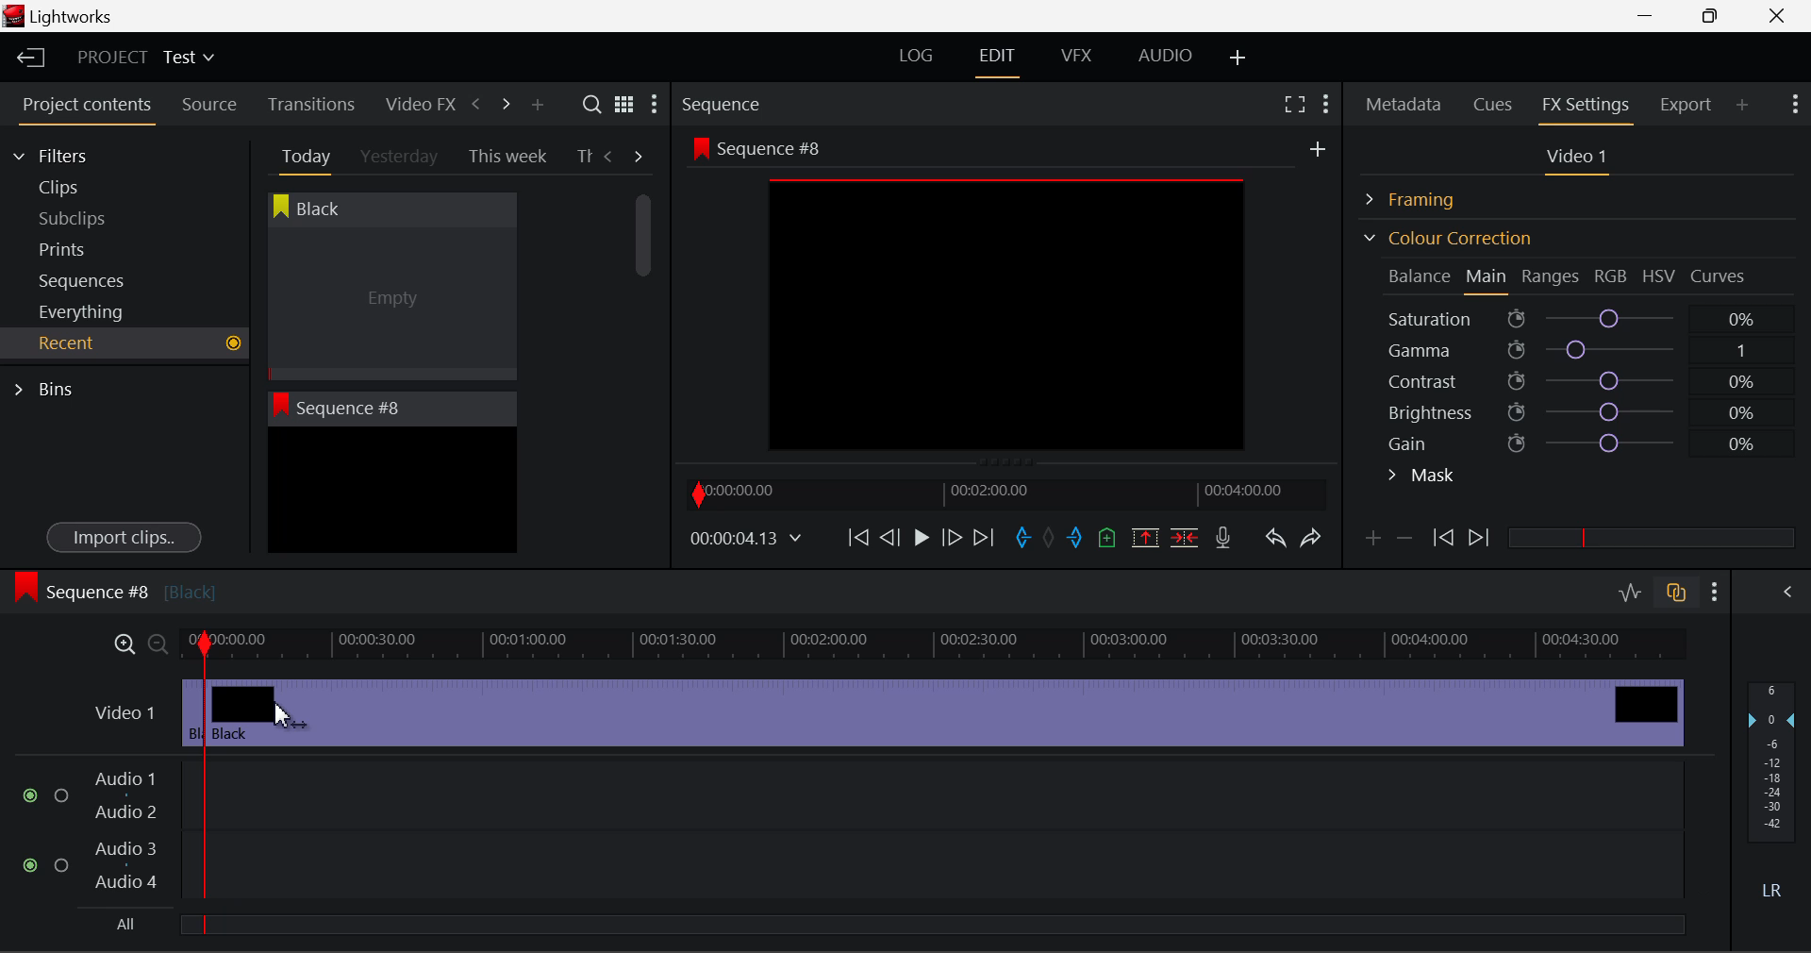  I want to click on Mark Cue, so click(1105, 539).